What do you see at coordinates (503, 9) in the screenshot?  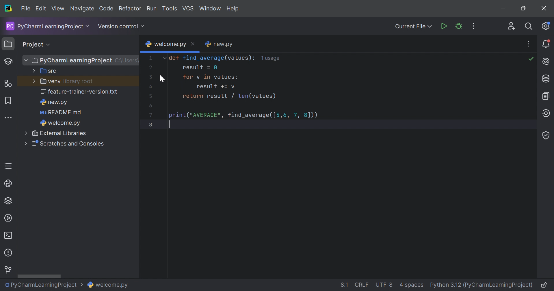 I see `Minimize` at bounding box center [503, 9].